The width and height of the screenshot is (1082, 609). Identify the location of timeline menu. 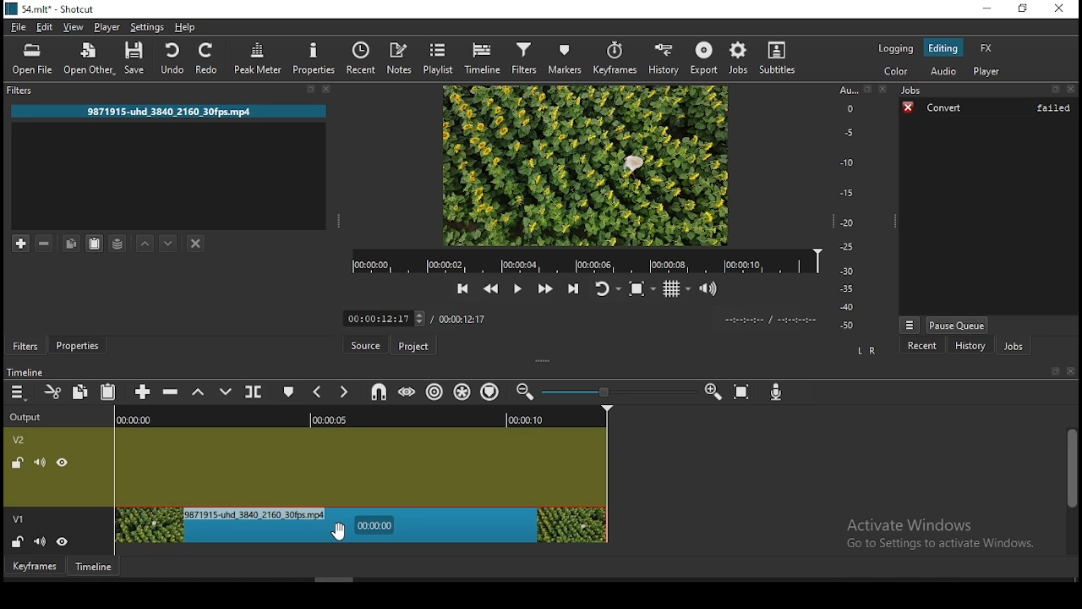
(18, 393).